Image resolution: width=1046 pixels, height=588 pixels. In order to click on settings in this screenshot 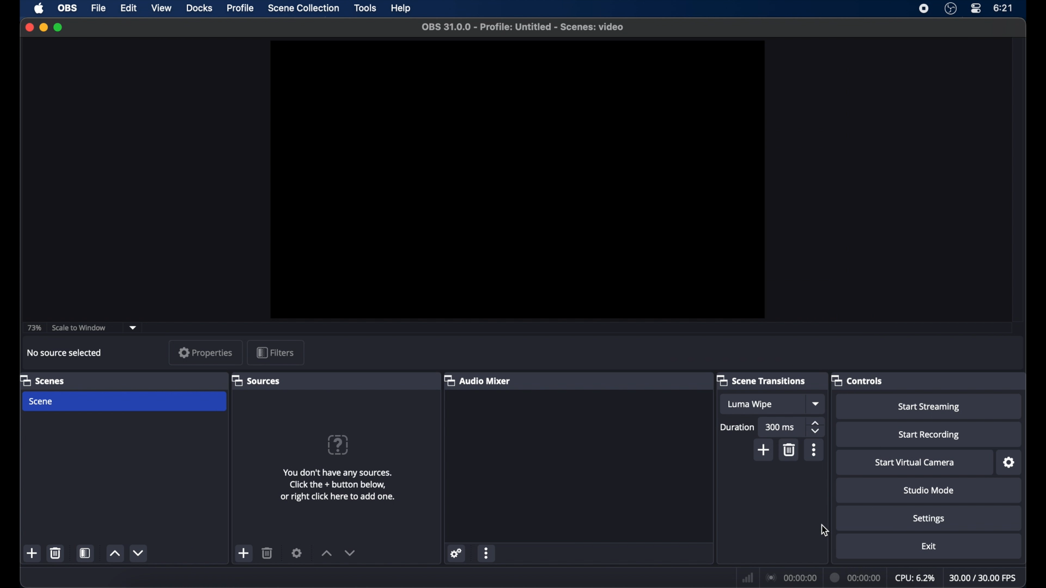, I will do `click(457, 553)`.